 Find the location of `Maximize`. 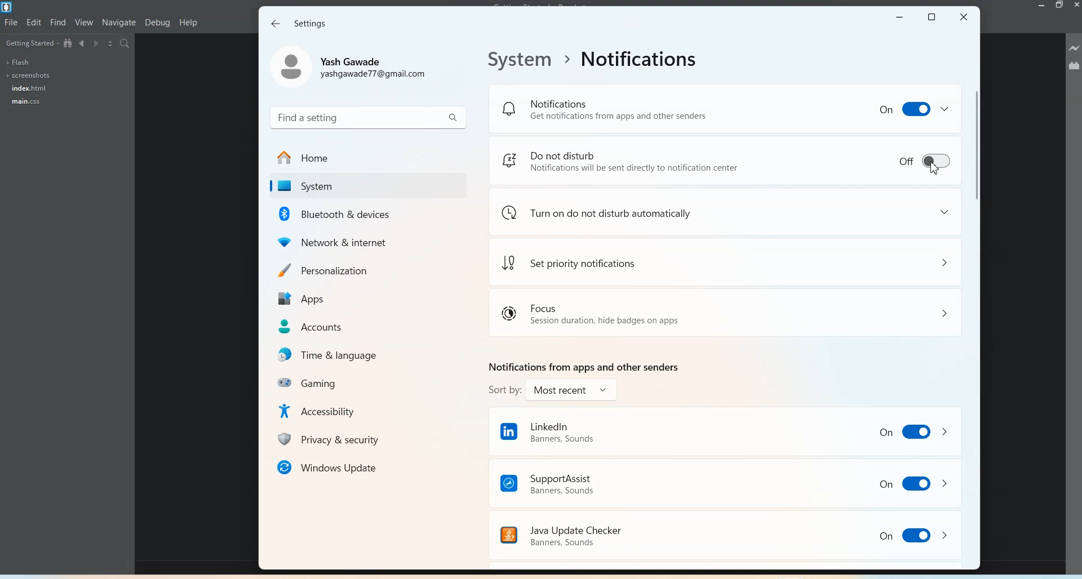

Maximize is located at coordinates (1060, 7).